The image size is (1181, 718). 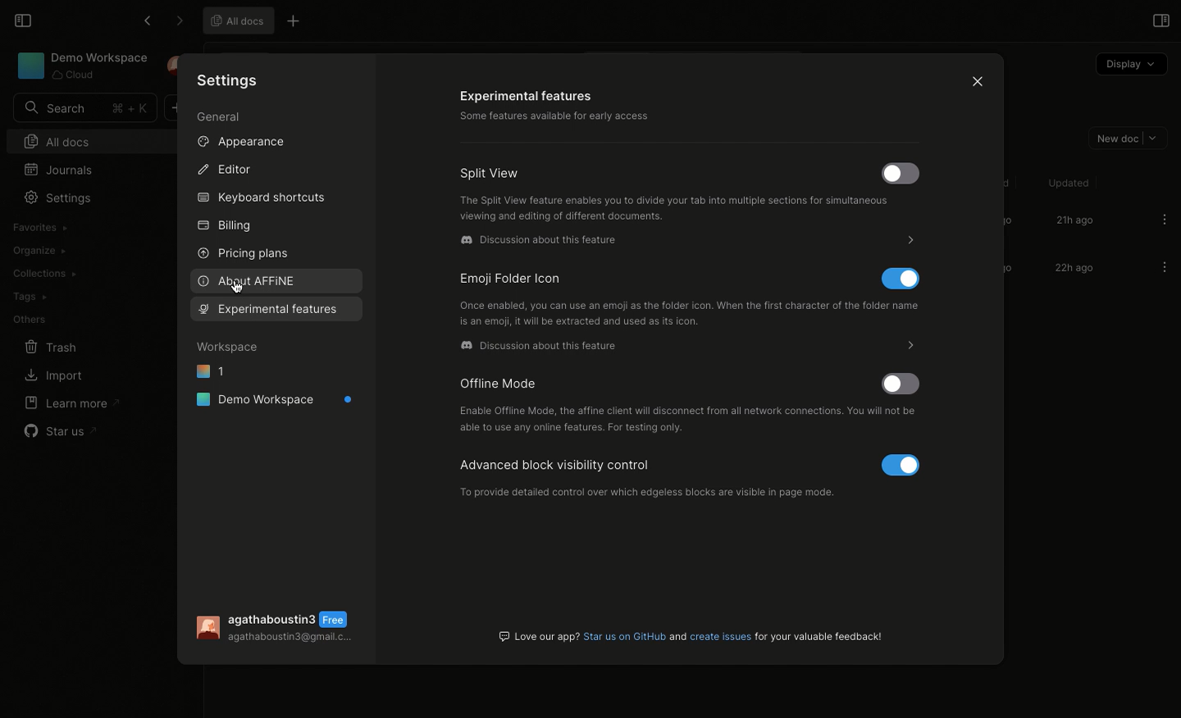 I want to click on Display, so click(x=1130, y=65).